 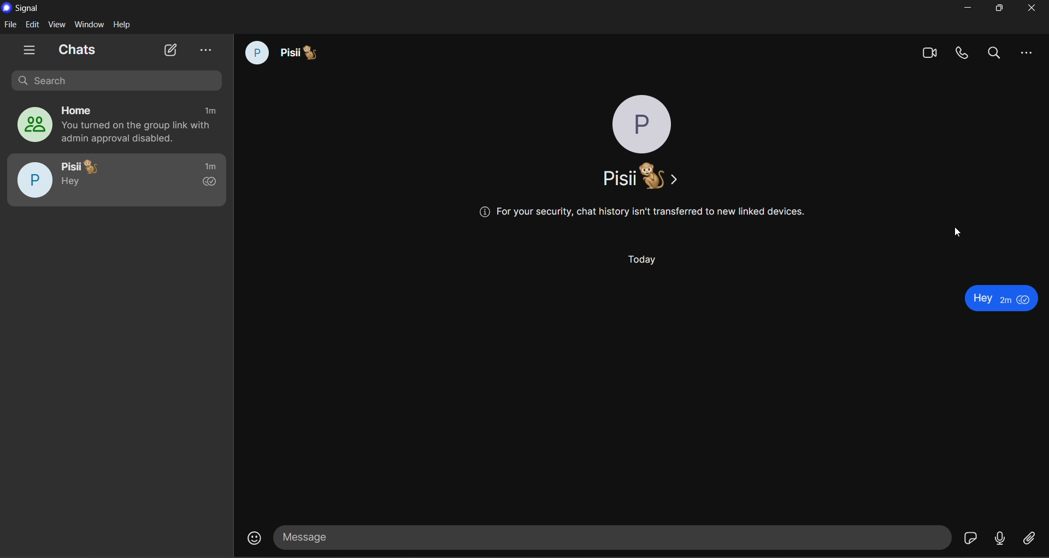 I want to click on view archive, so click(x=207, y=50).